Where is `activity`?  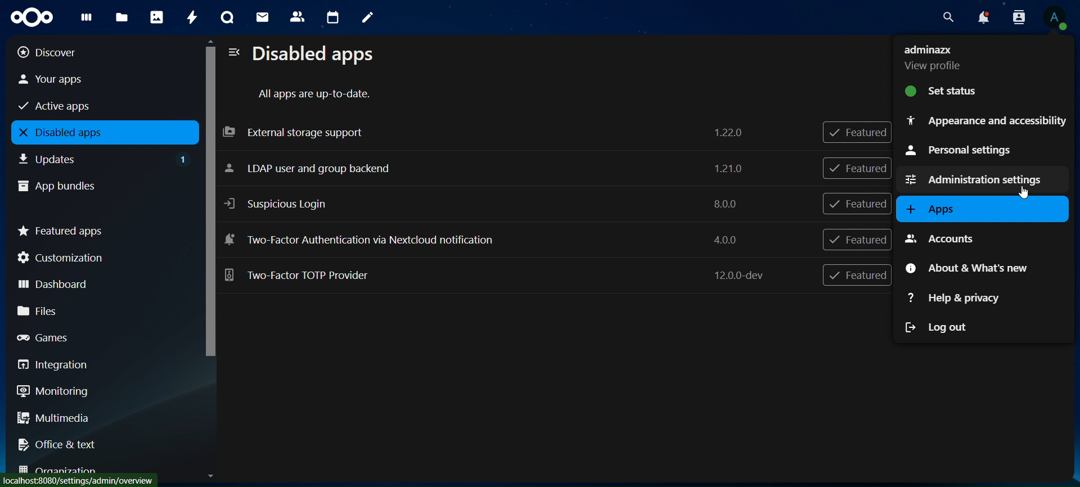 activity is located at coordinates (192, 17).